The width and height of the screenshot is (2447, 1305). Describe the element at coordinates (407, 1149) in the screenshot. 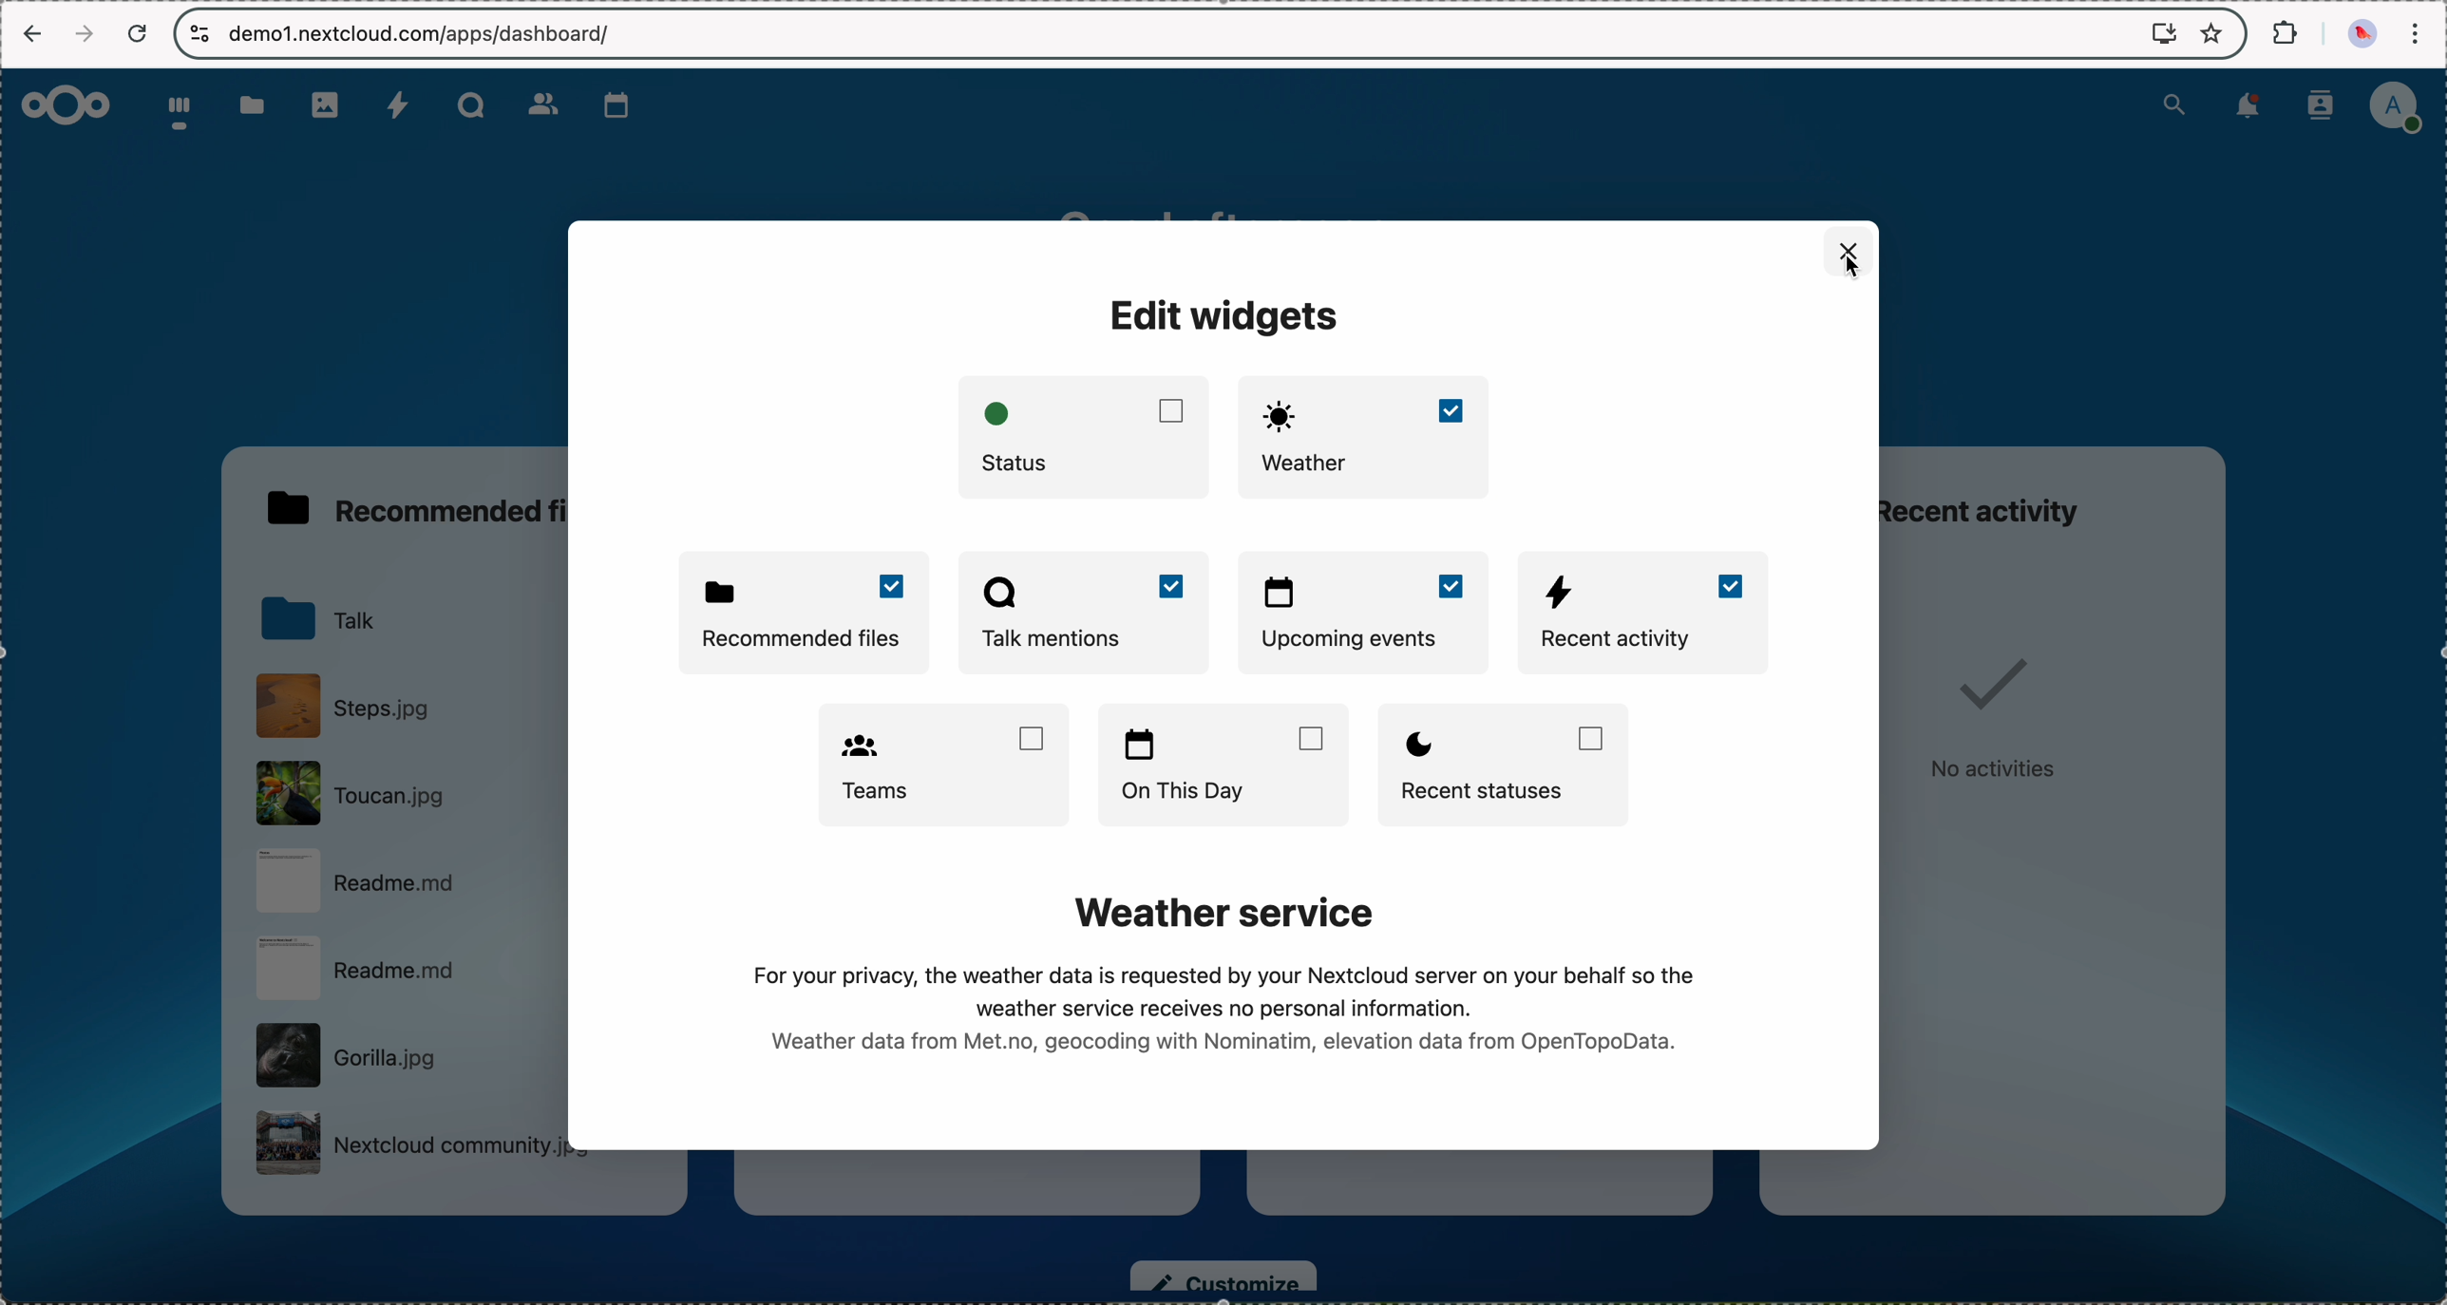

I see `NExtcloud community` at that location.